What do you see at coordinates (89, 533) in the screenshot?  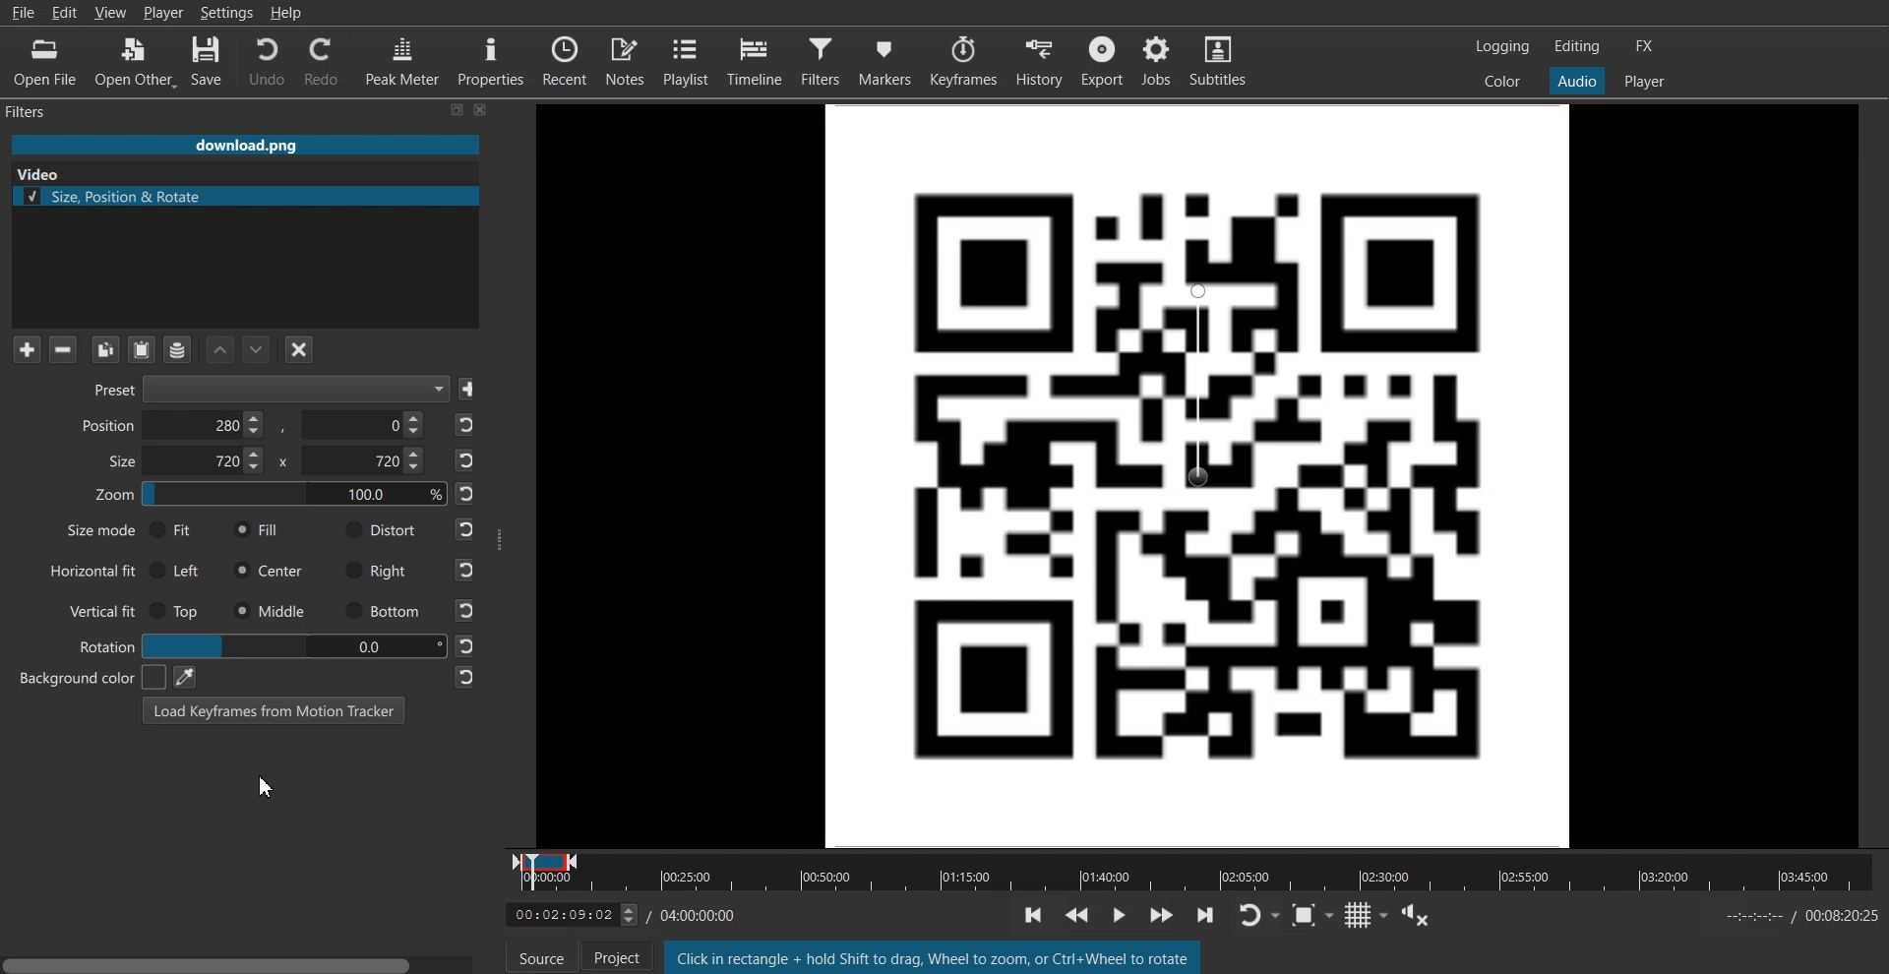 I see `Size mode` at bounding box center [89, 533].